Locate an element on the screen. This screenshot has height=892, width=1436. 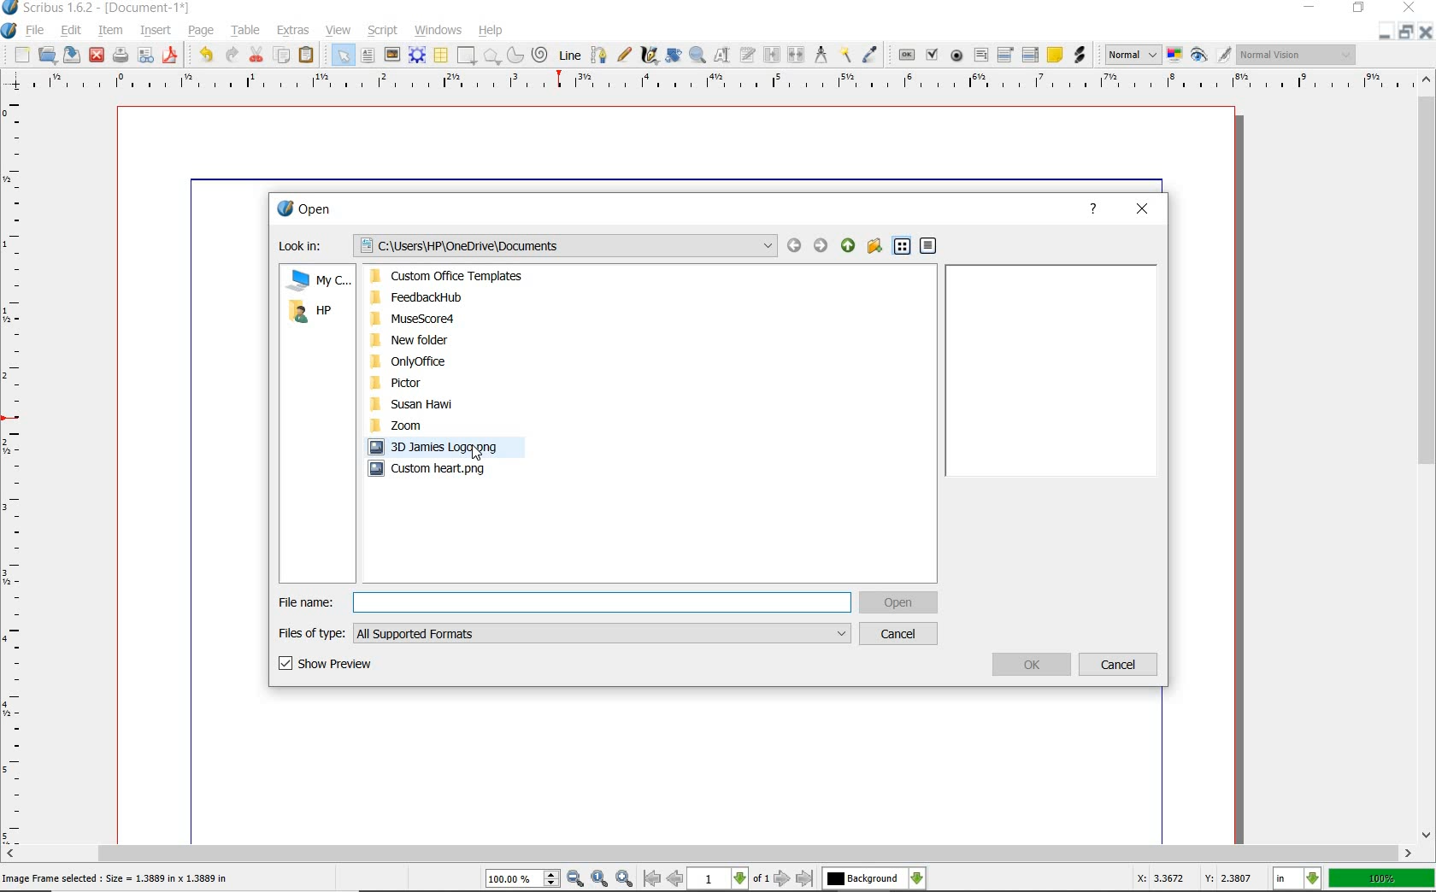
my computer is located at coordinates (316, 281).